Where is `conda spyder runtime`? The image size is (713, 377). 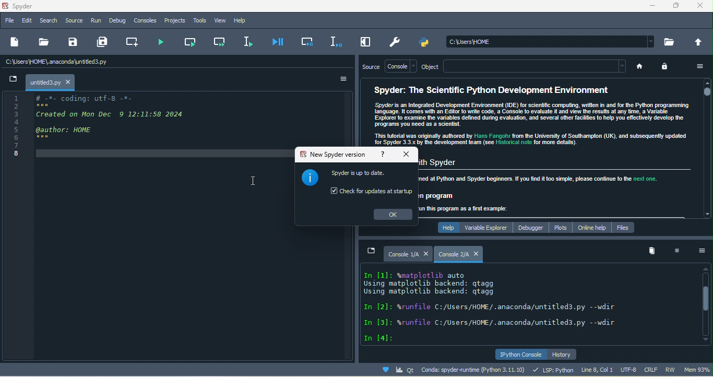 conda spyder runtime is located at coordinates (446, 370).